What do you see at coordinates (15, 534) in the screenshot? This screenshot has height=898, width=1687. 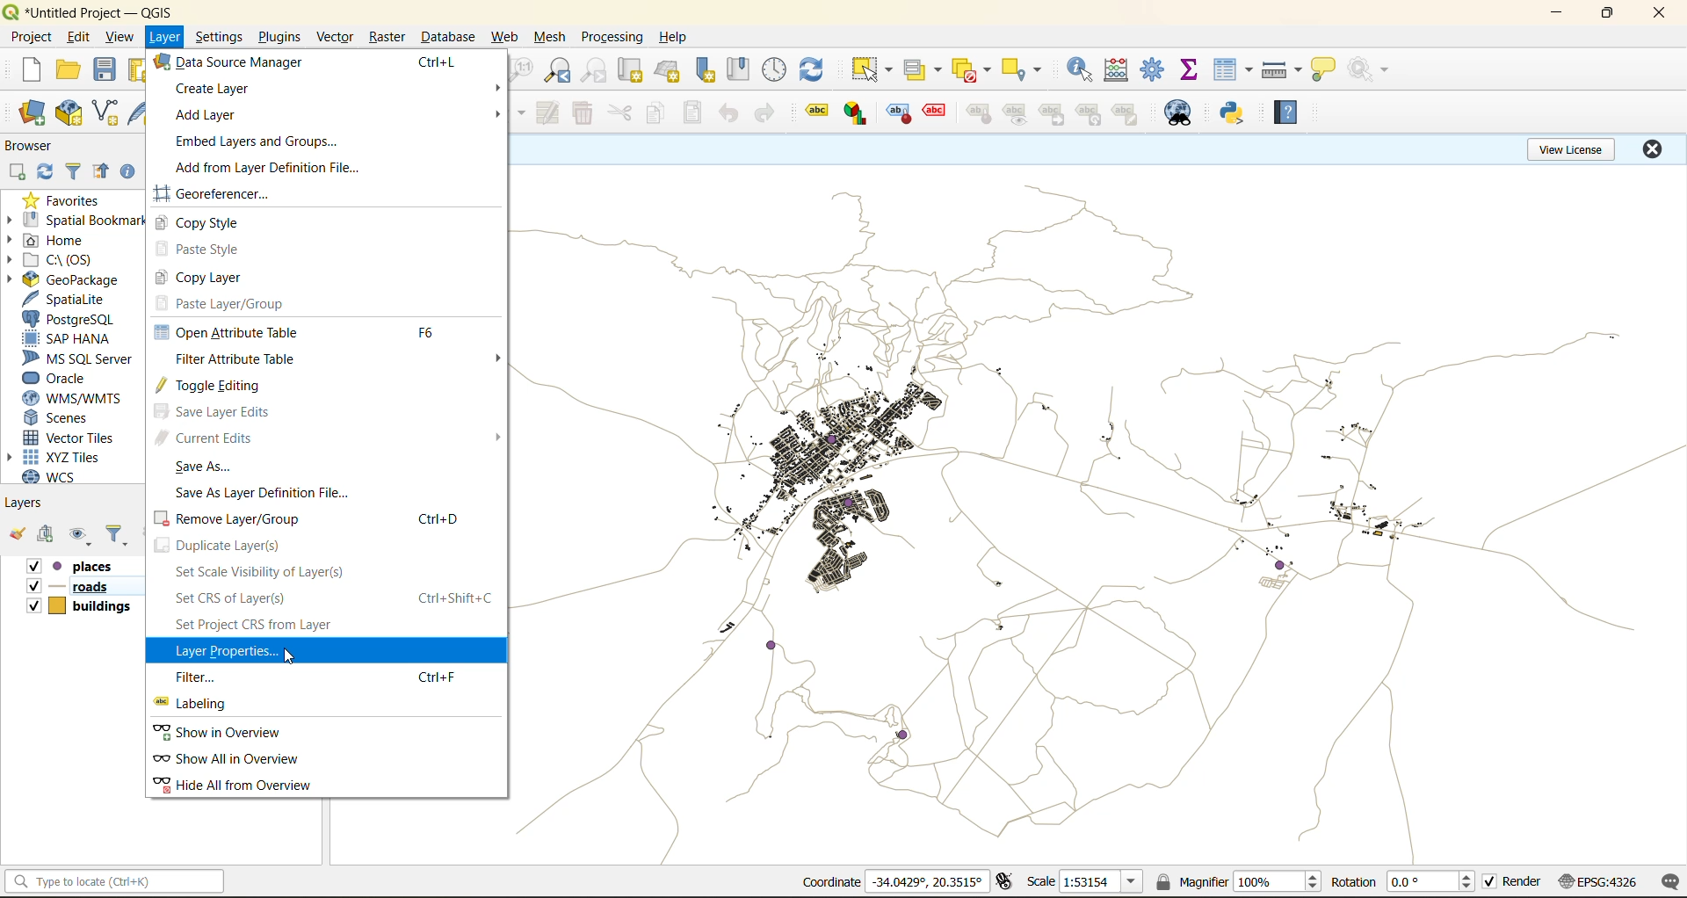 I see `open` at bounding box center [15, 534].